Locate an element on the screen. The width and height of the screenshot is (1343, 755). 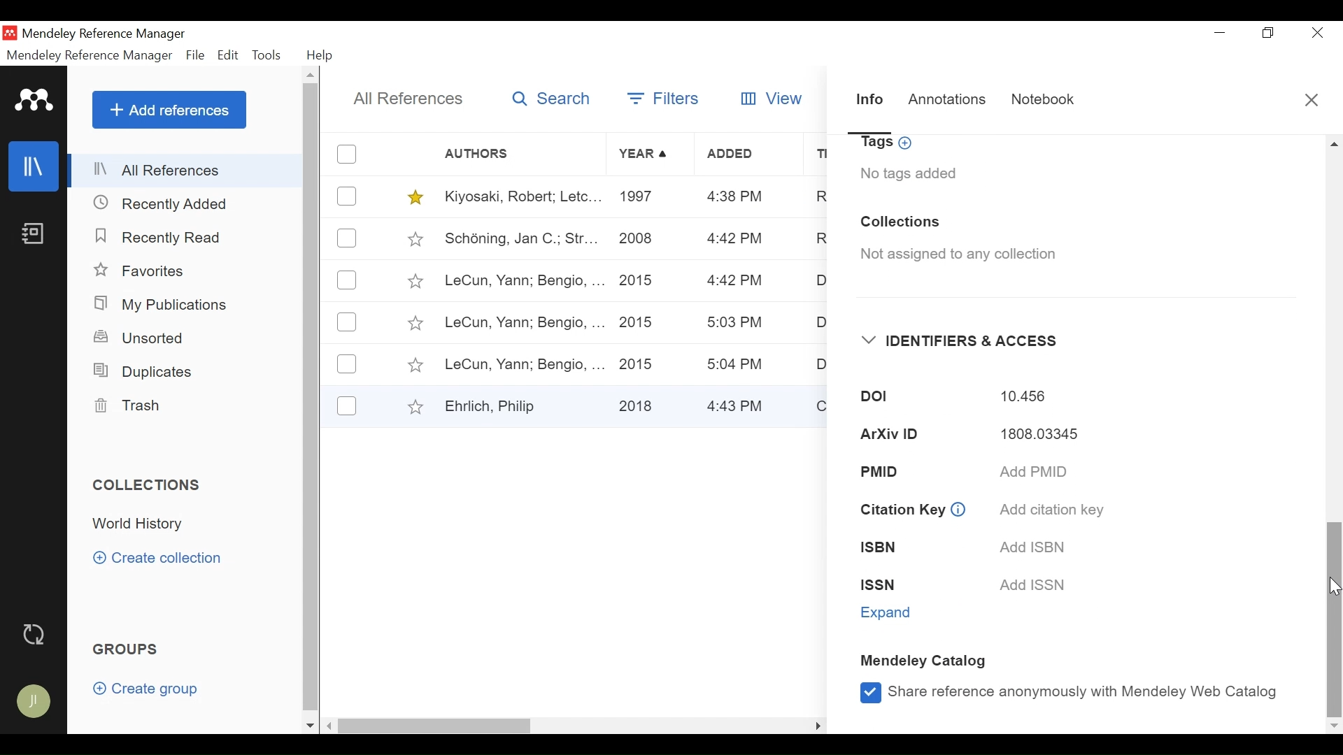
Mendeley Desktop Icon is located at coordinates (10, 33).